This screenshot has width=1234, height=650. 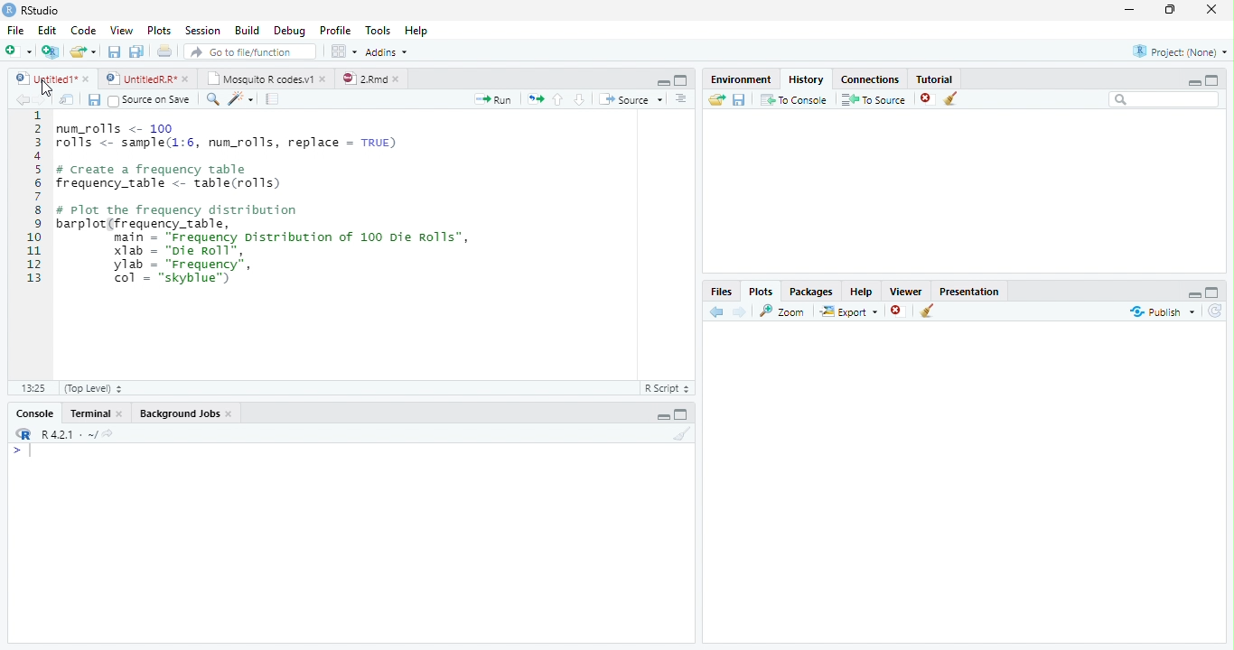 I want to click on Find/Replace, so click(x=210, y=99).